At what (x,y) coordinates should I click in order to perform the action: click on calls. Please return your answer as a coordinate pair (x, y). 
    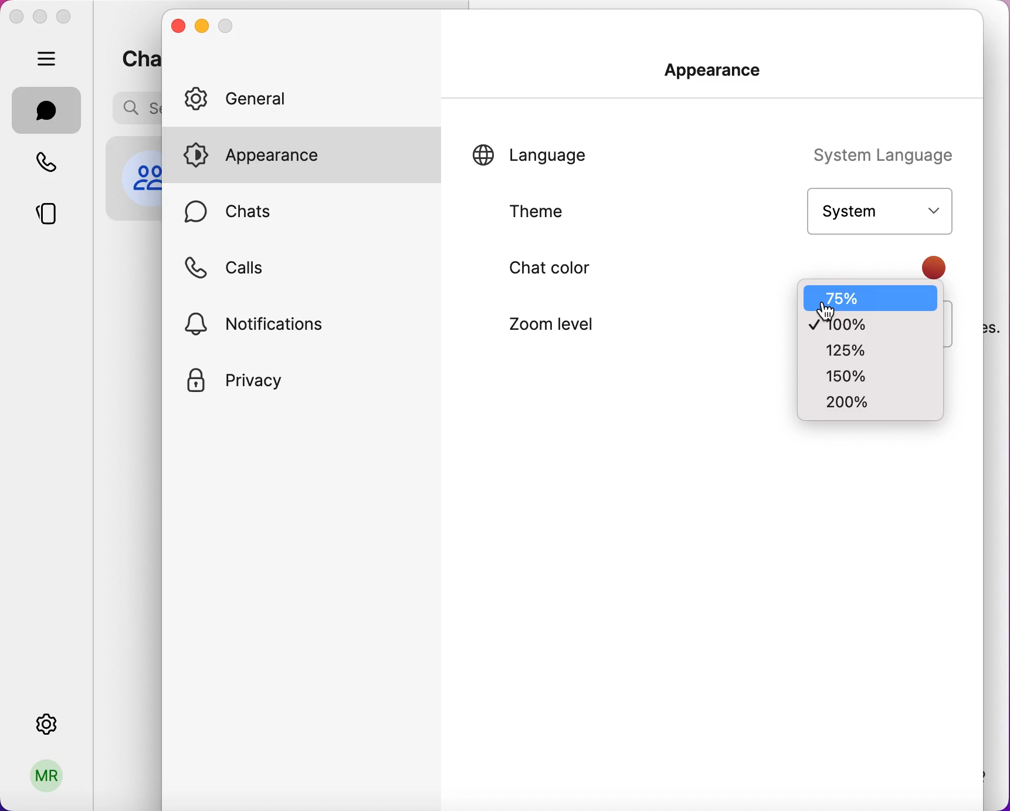
    Looking at the image, I should click on (233, 271).